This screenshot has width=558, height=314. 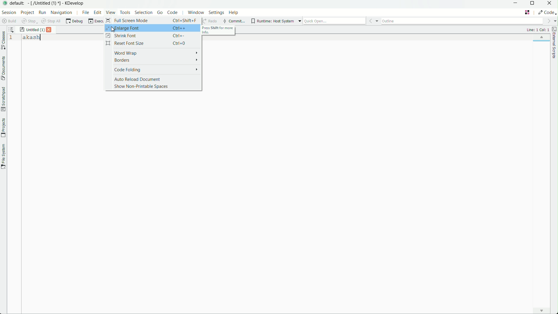 What do you see at coordinates (152, 20) in the screenshot?
I see `full screen mode` at bounding box center [152, 20].